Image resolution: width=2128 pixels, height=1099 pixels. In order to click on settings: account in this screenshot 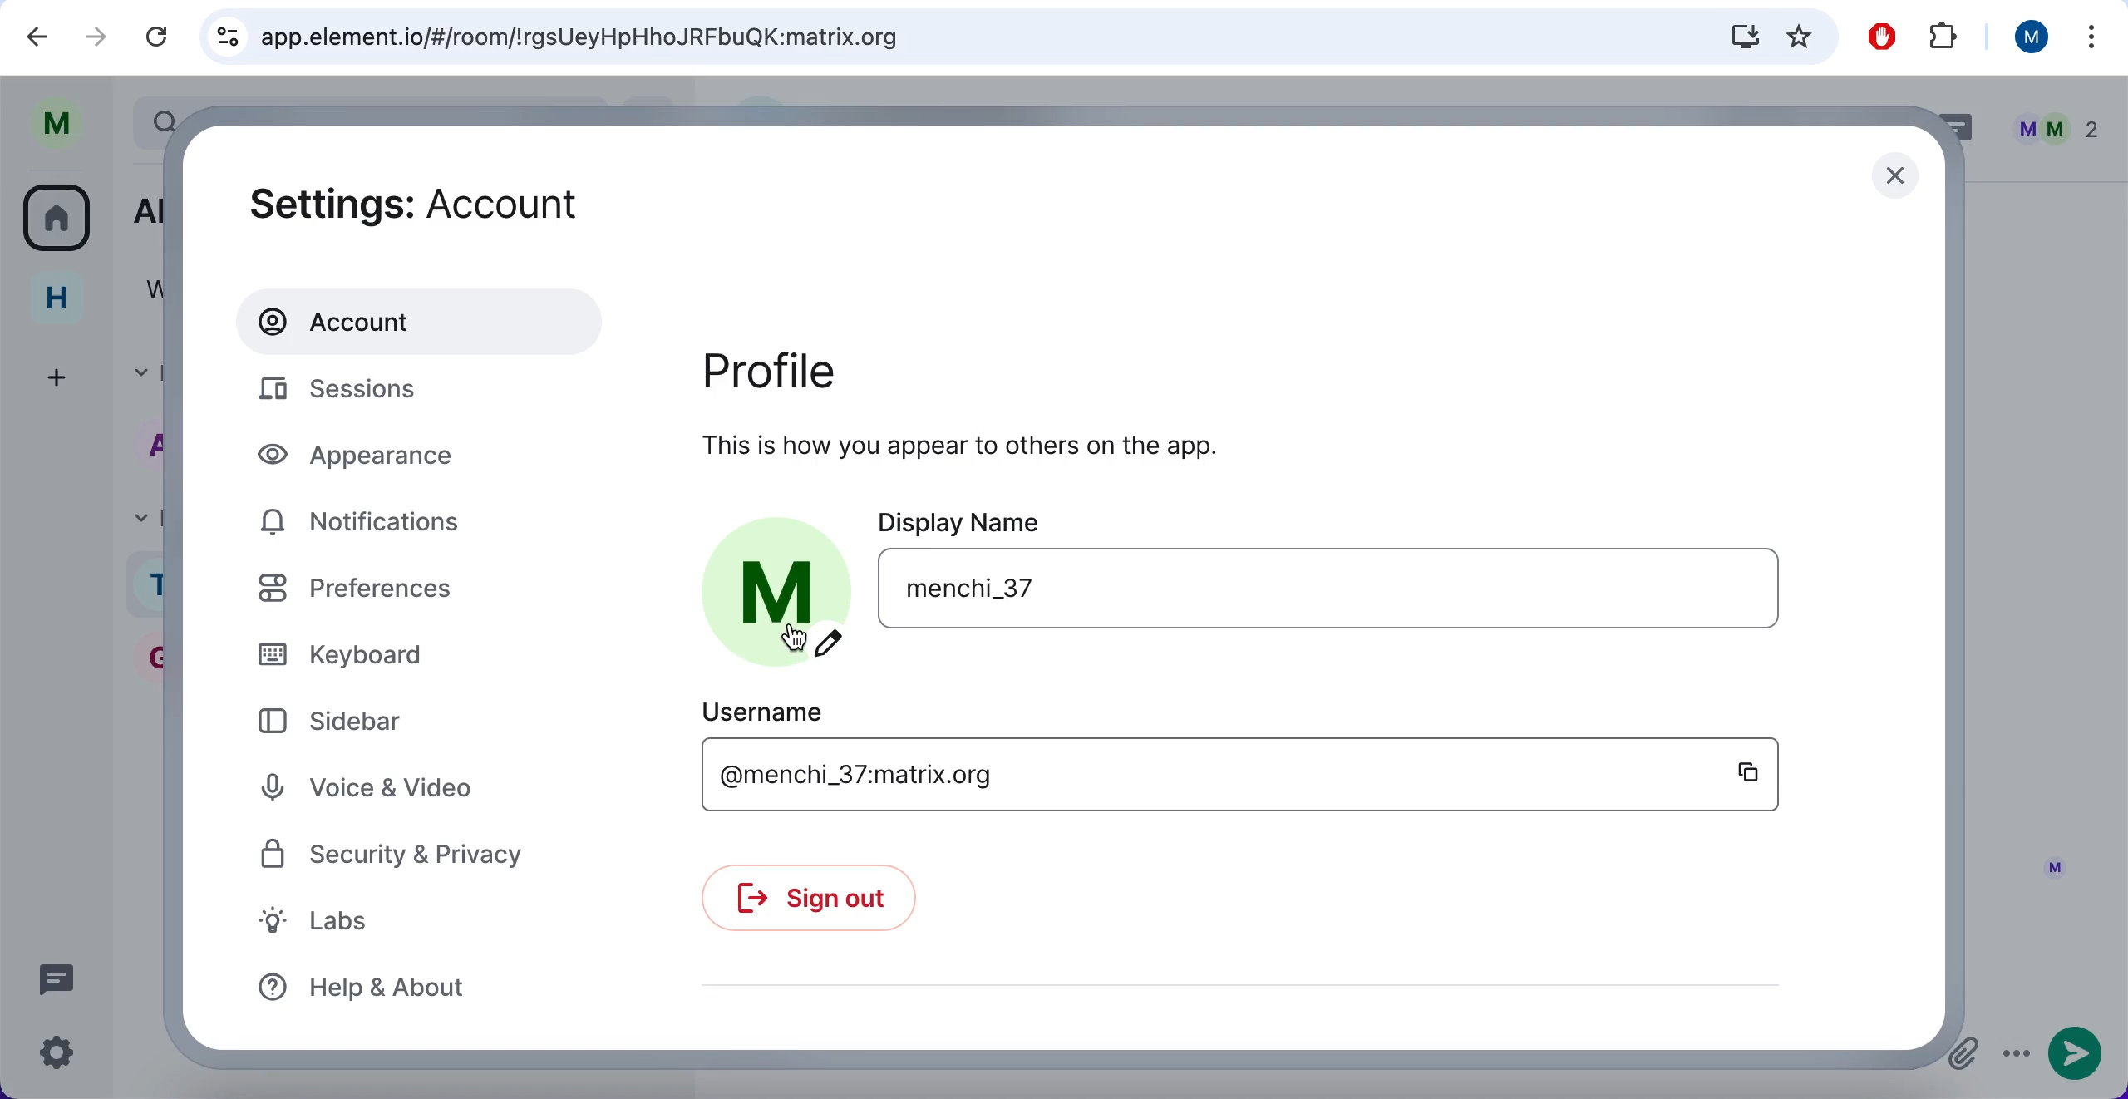, I will do `click(451, 204)`.